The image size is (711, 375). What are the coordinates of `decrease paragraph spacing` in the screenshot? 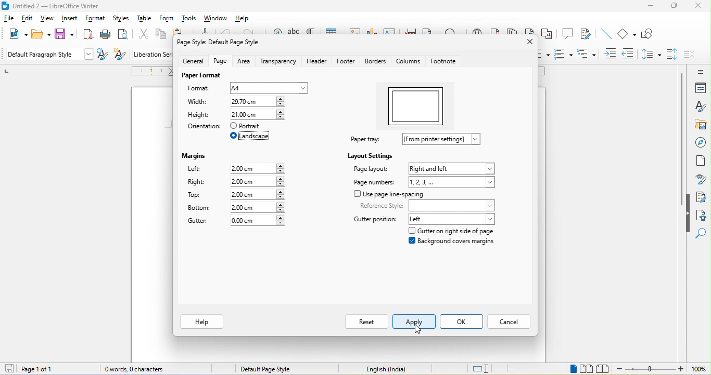 It's located at (693, 53).